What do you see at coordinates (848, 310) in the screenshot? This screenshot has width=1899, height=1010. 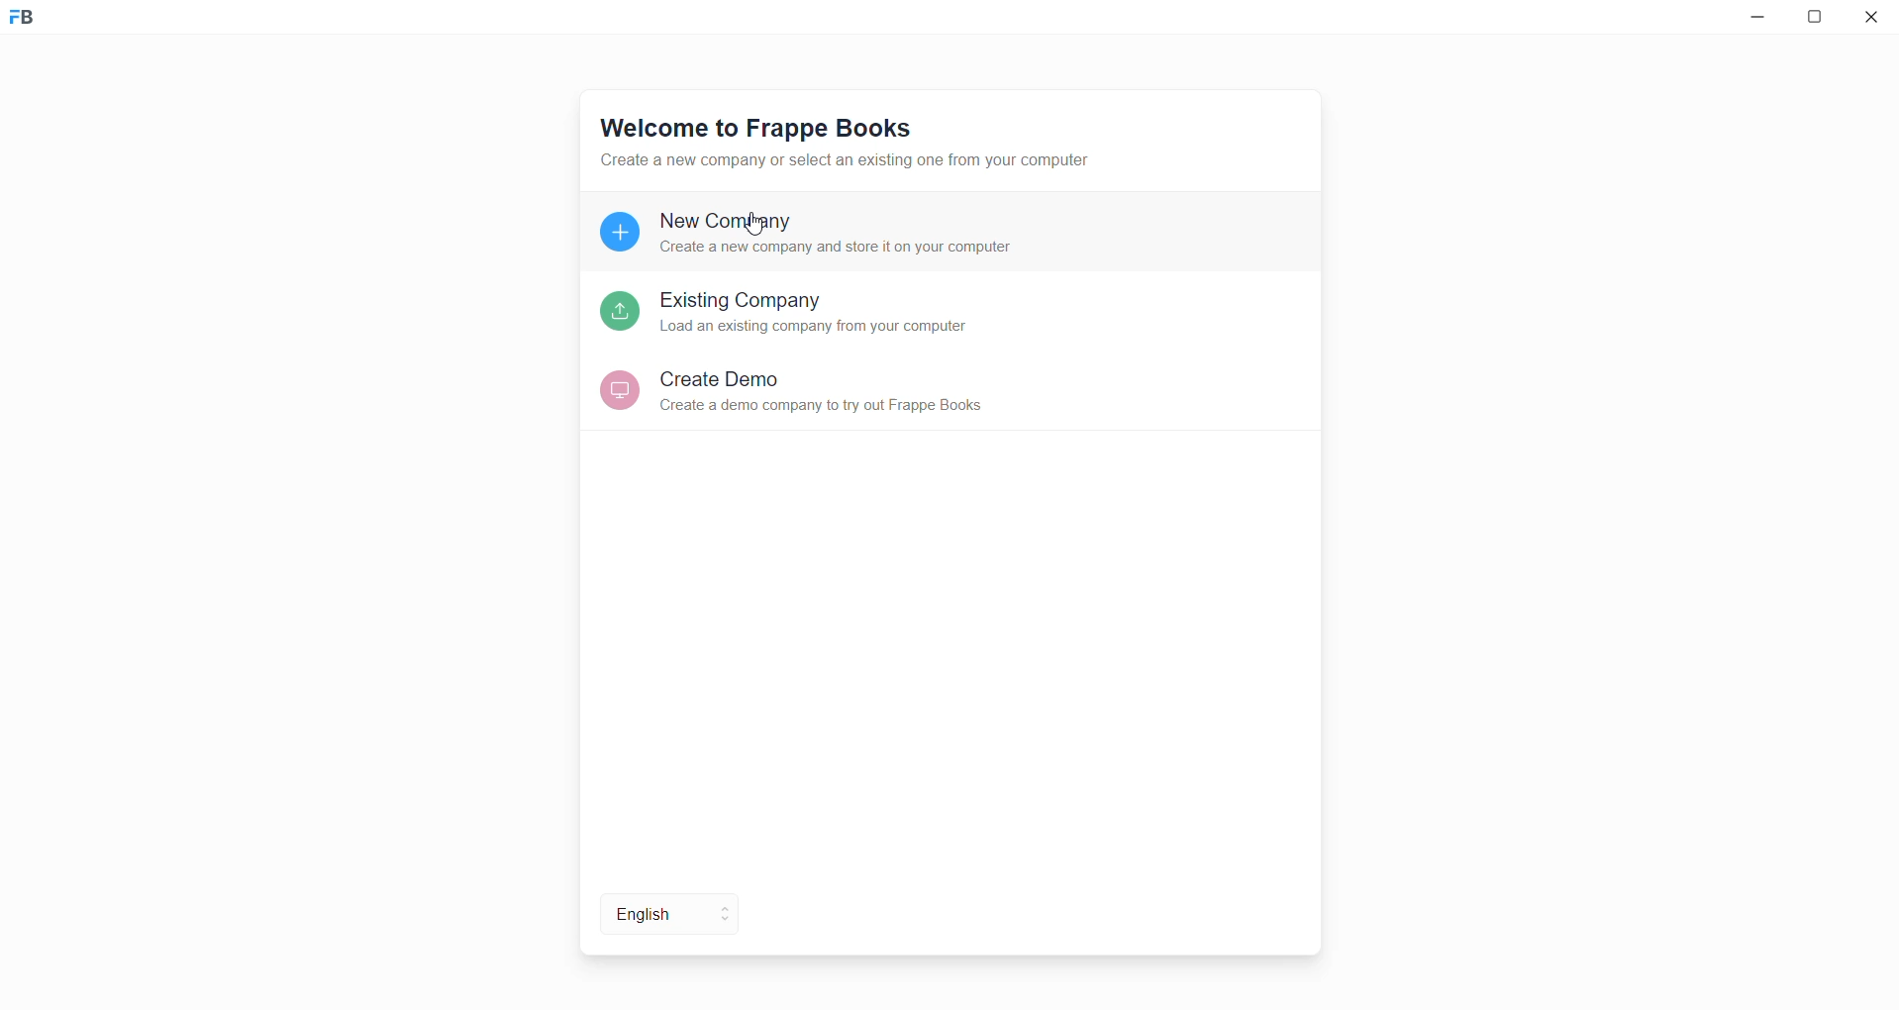 I see `Load Existing Company ` at bounding box center [848, 310].